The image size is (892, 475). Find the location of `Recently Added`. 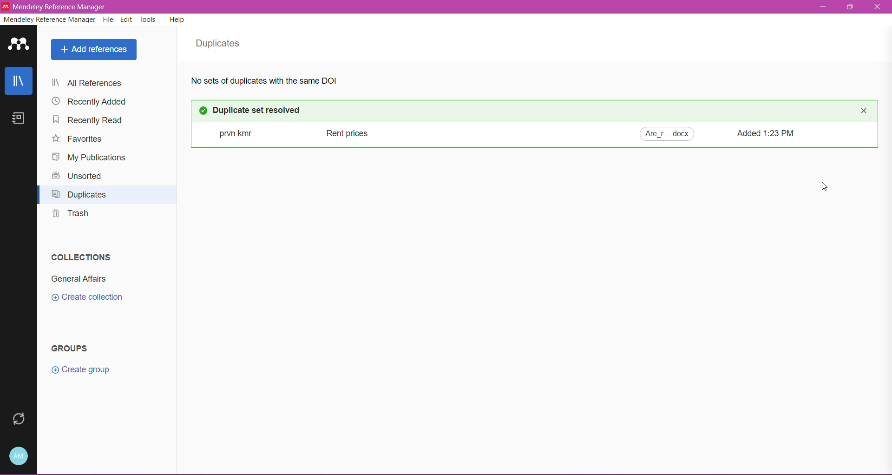

Recently Added is located at coordinates (90, 102).